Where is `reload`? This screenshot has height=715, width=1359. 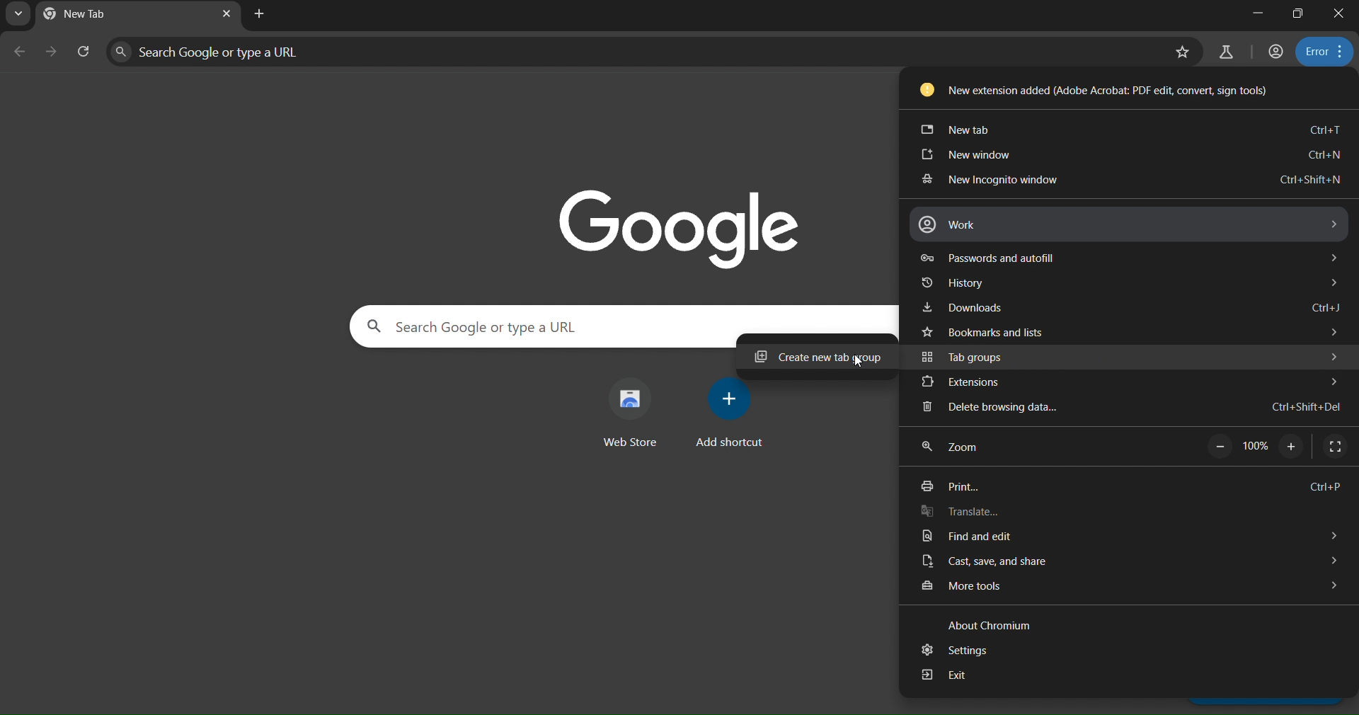
reload is located at coordinates (84, 49).